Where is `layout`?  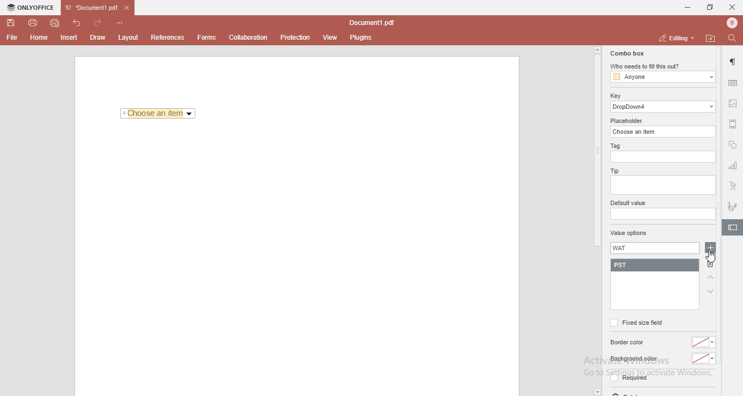
layout is located at coordinates (130, 38).